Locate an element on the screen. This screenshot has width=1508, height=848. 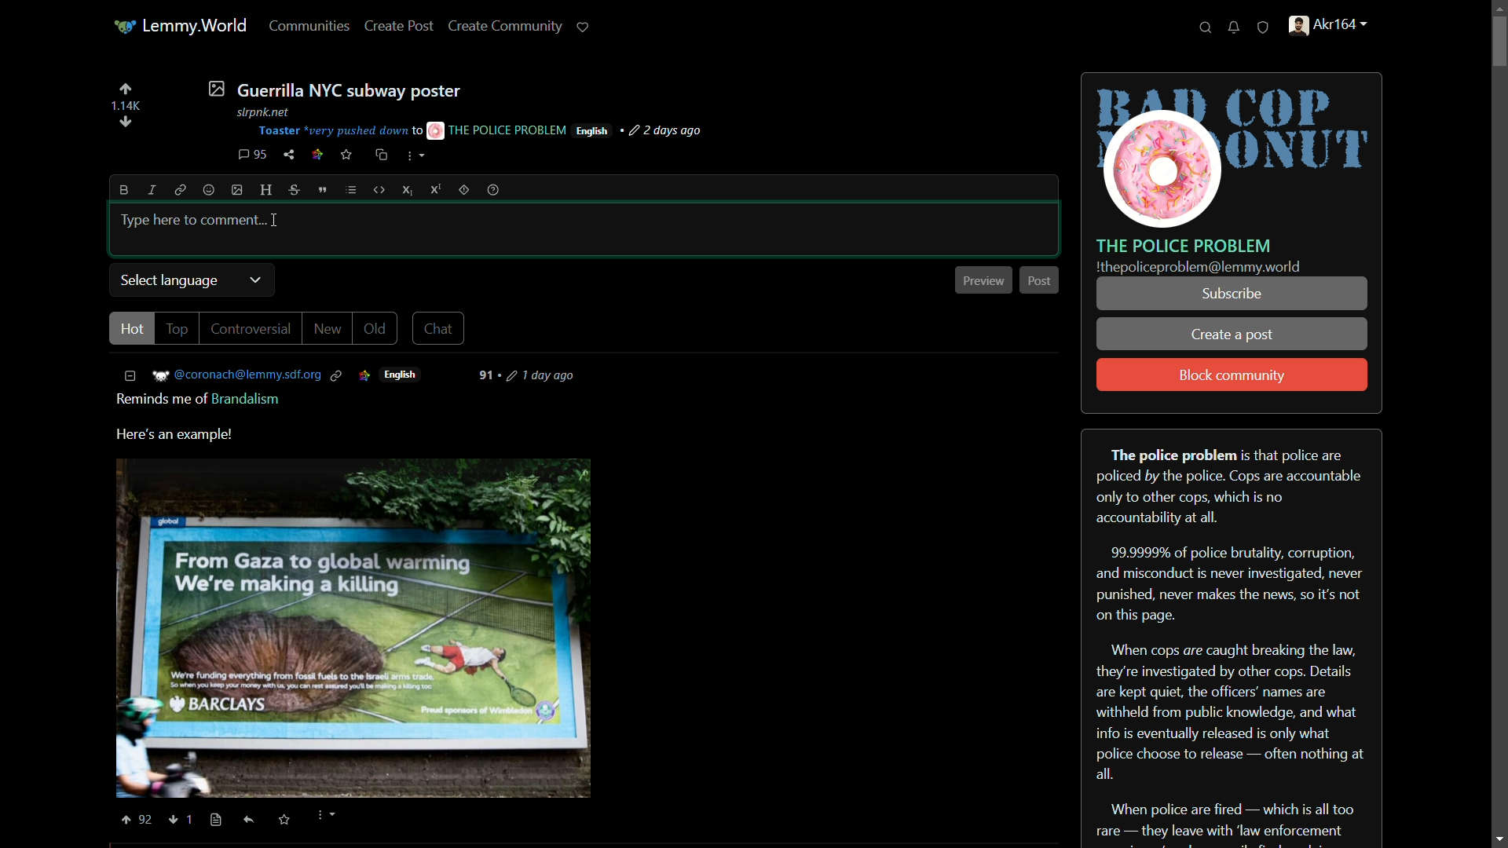
controversial is located at coordinates (249, 329).